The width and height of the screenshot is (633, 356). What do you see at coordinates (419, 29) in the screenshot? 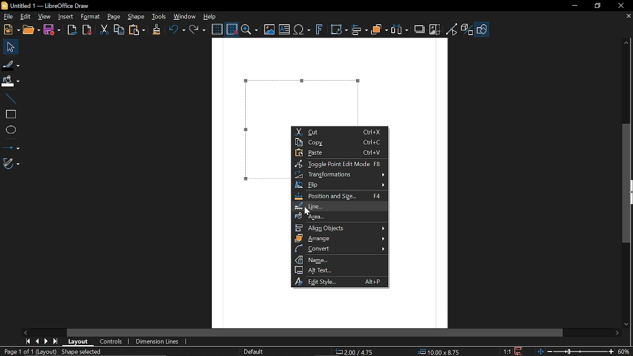
I see `Shadow` at bounding box center [419, 29].